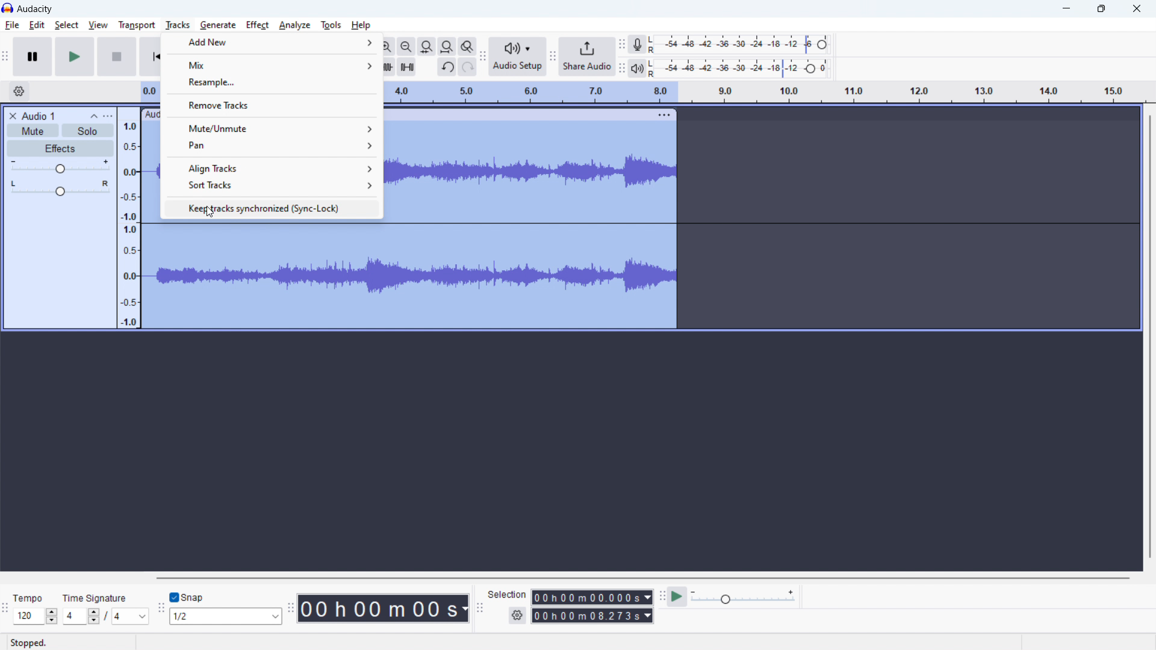 This screenshot has width=1156, height=650. What do you see at coordinates (447, 46) in the screenshot?
I see `fir project to width` at bounding box center [447, 46].